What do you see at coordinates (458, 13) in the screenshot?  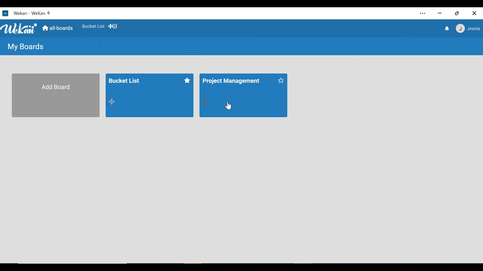 I see `Restore` at bounding box center [458, 13].